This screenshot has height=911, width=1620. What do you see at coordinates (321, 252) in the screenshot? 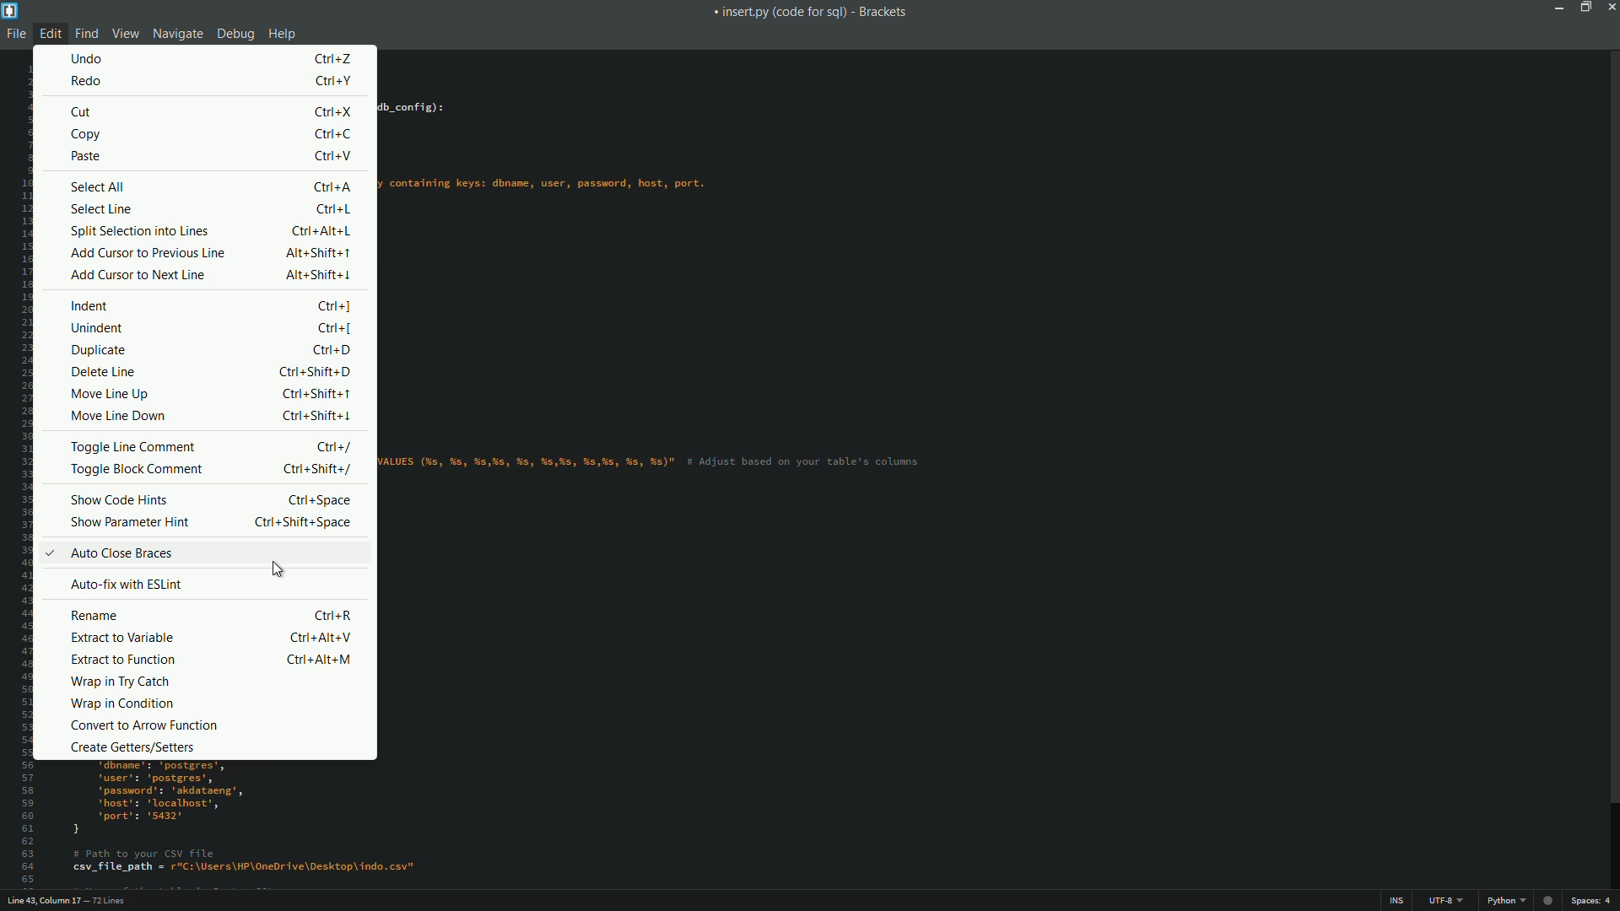
I see `keyboard shortcut` at bounding box center [321, 252].